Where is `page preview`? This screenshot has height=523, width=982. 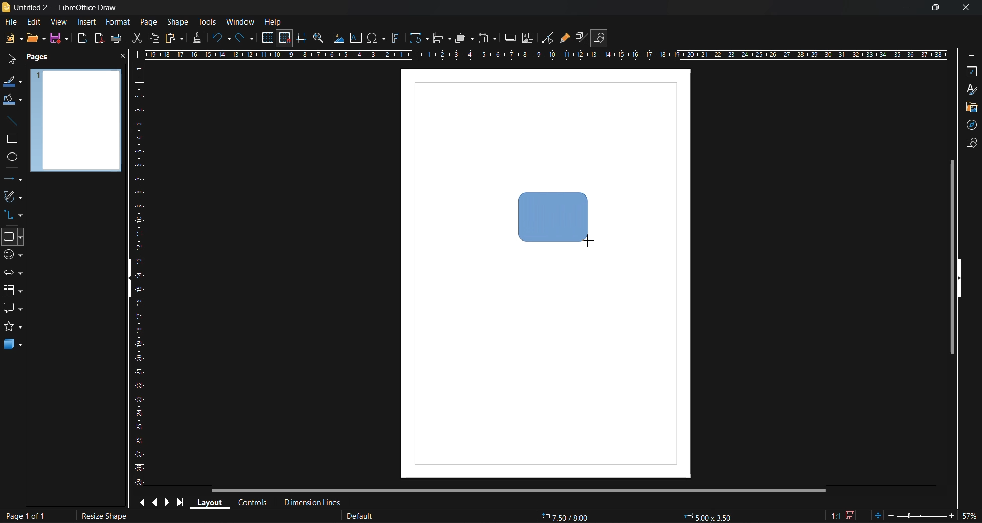
page preview is located at coordinates (76, 120).